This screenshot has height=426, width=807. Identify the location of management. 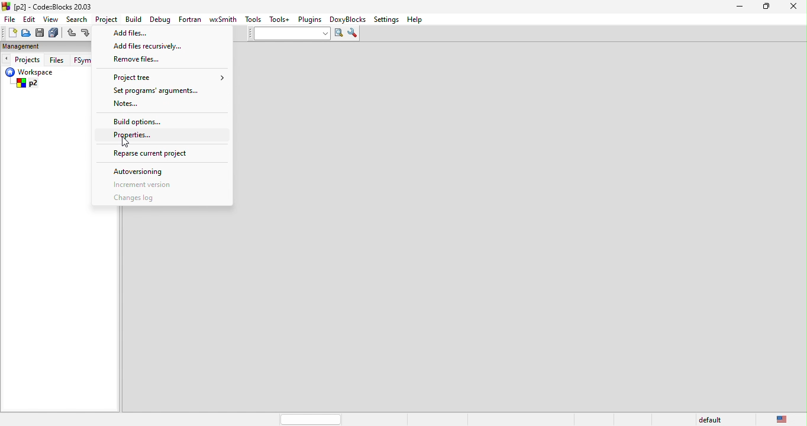
(30, 46).